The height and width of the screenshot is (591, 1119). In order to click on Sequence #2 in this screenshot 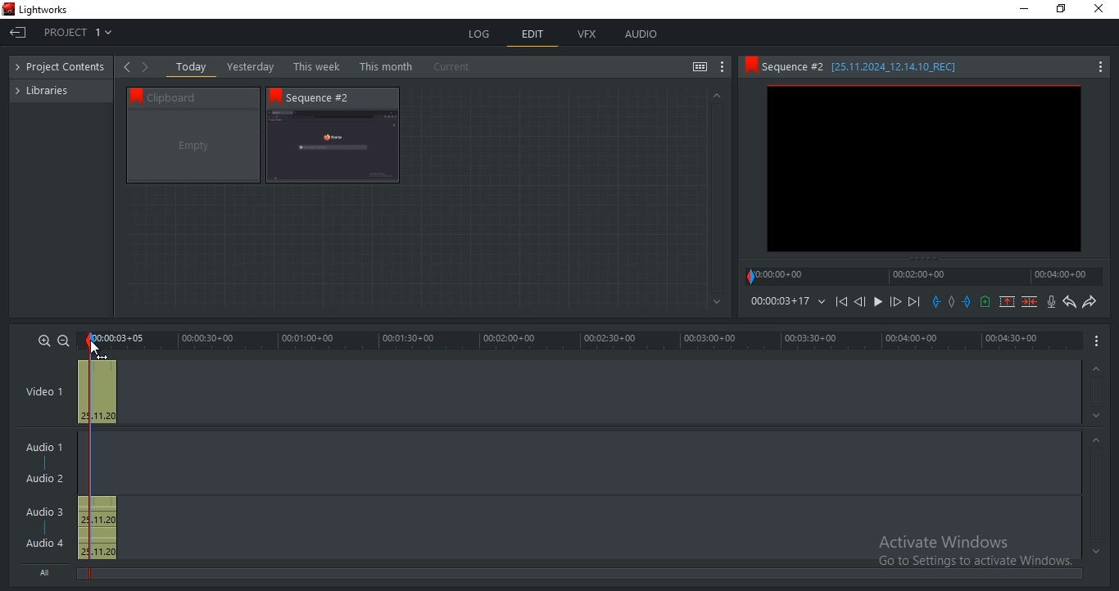, I will do `click(327, 97)`.